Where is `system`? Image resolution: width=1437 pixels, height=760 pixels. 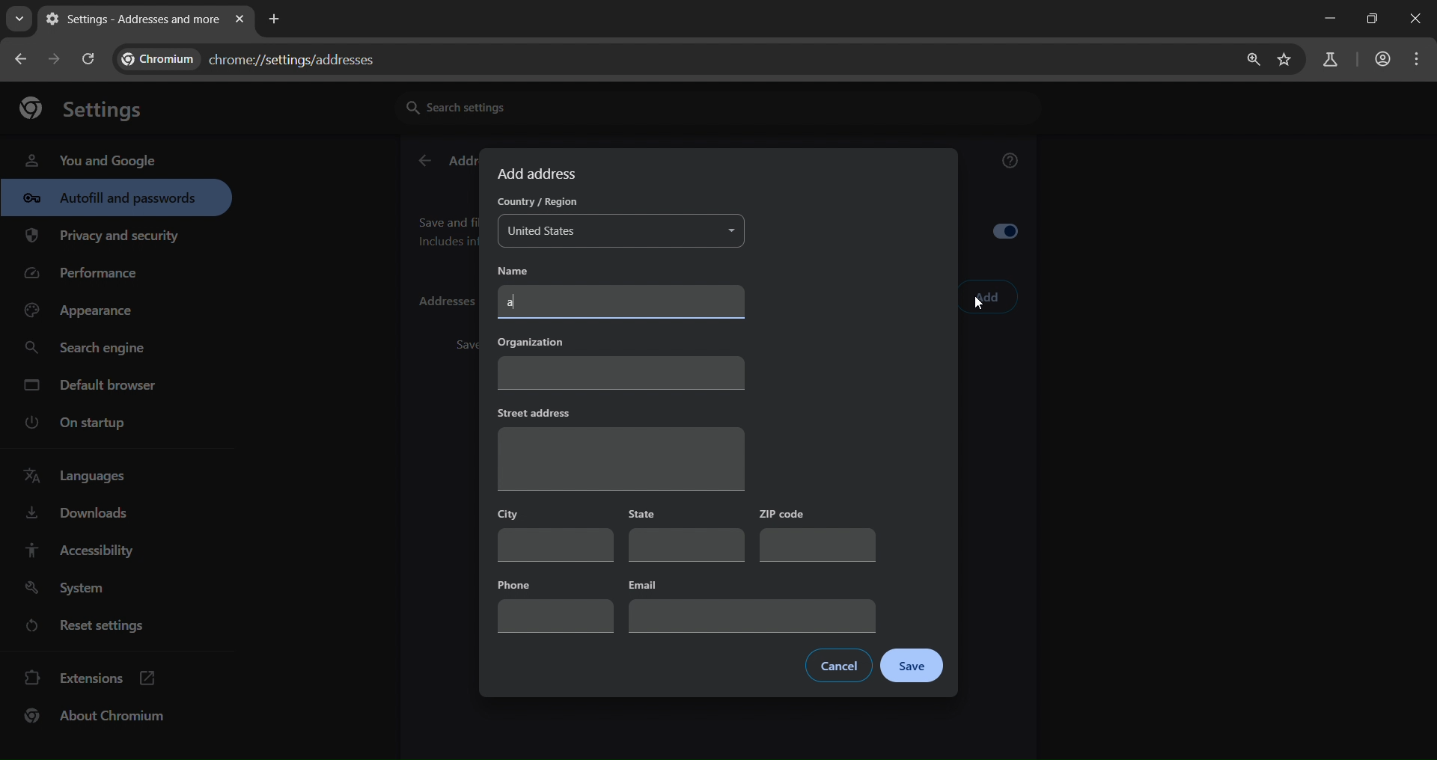
system is located at coordinates (68, 589).